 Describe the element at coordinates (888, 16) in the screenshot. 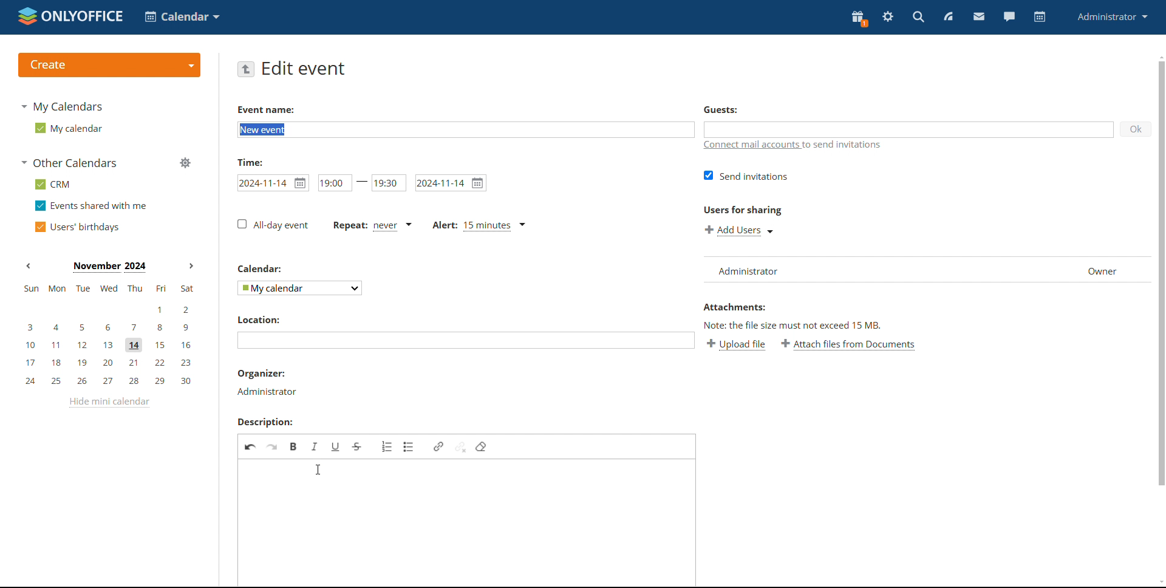

I see `settings` at that location.